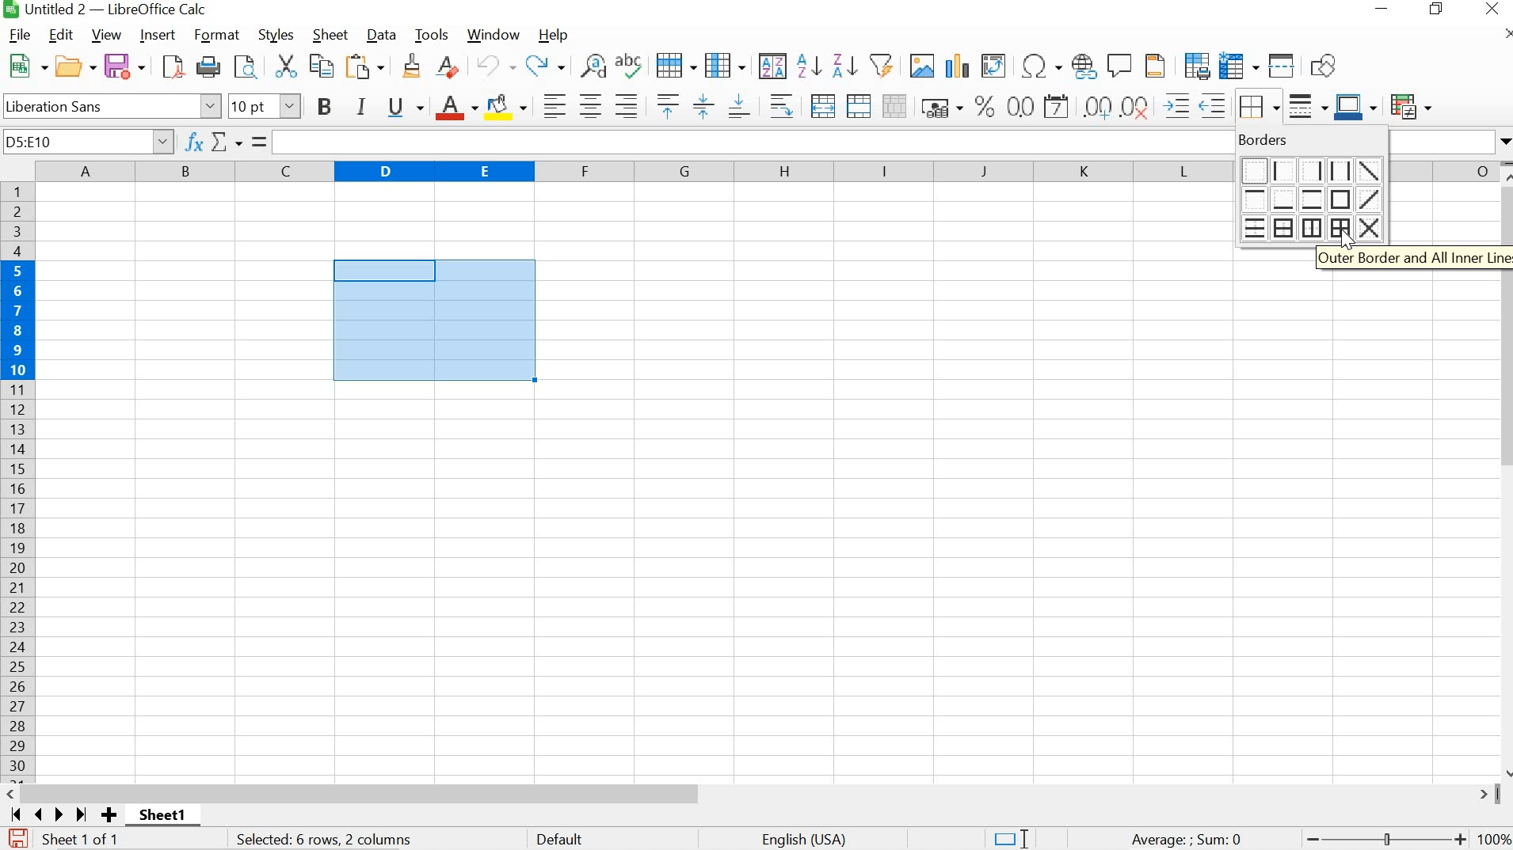  Describe the element at coordinates (26, 64) in the screenshot. I see `NEW` at that location.